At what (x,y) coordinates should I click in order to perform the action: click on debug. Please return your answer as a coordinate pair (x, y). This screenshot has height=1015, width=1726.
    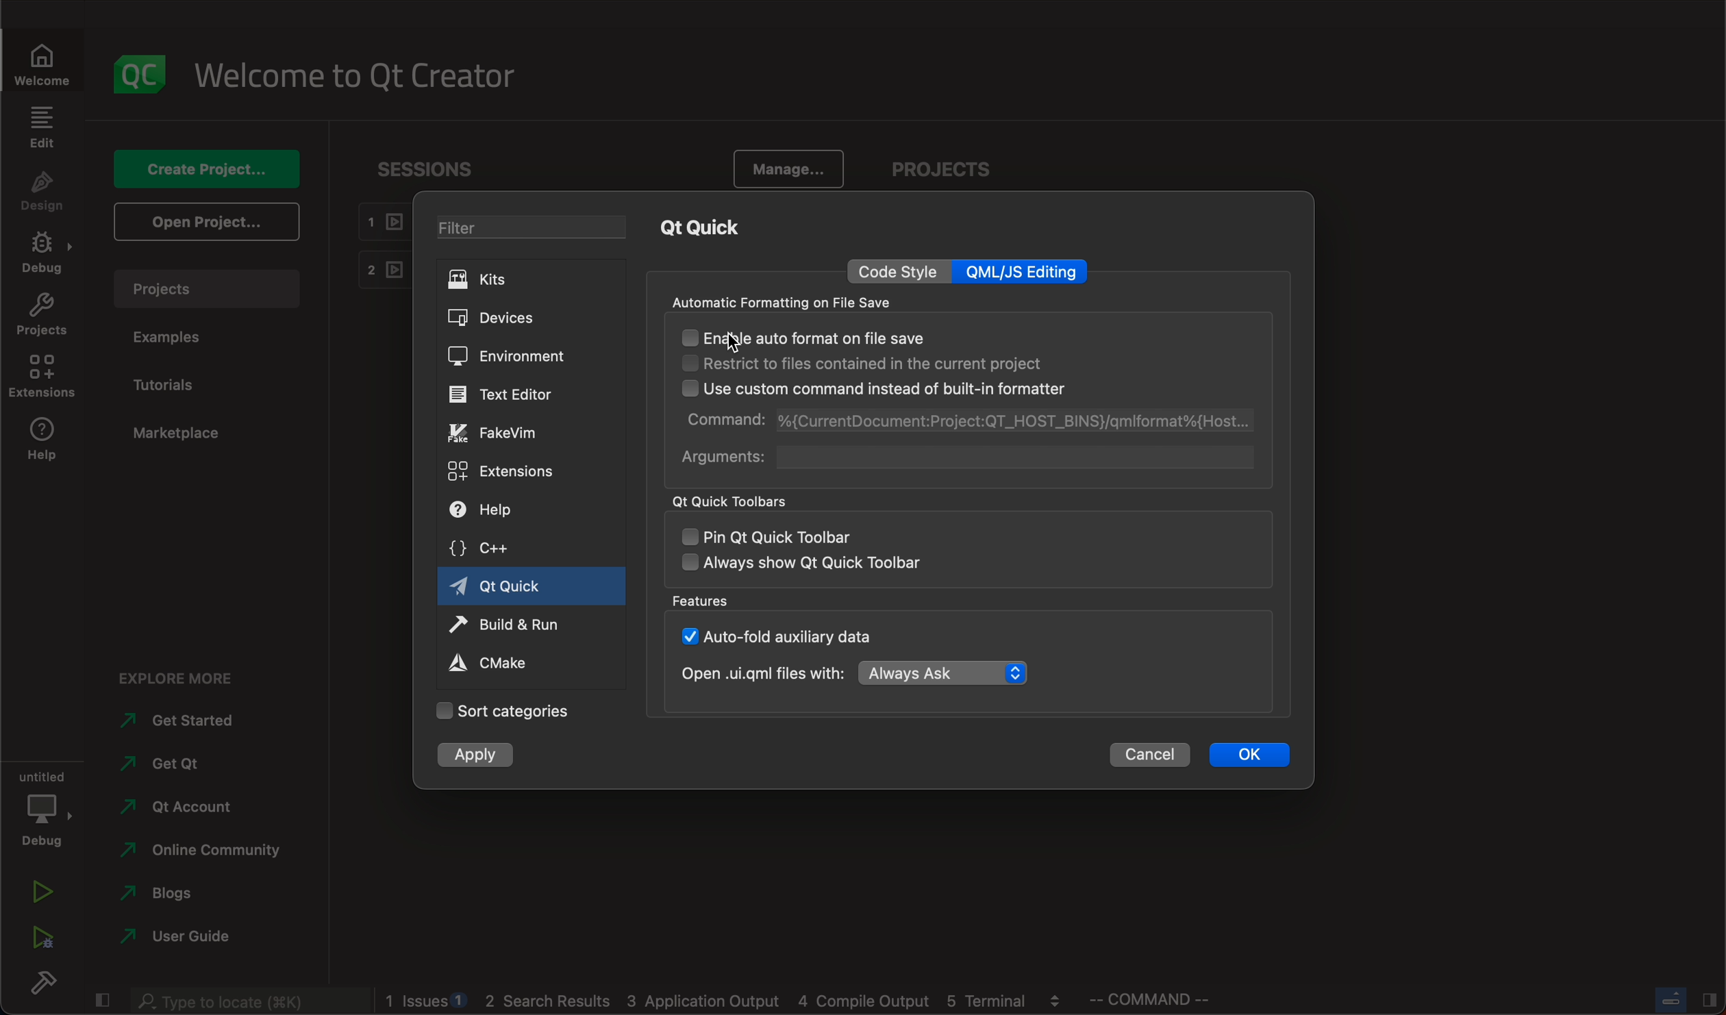
    Looking at the image, I should click on (44, 805).